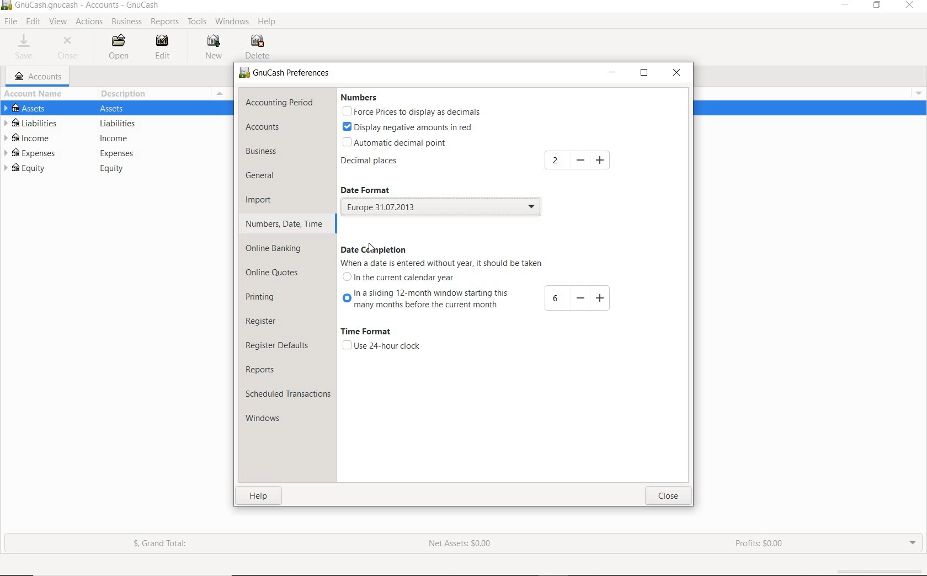 This screenshot has height=576, width=927. What do you see at coordinates (114, 170) in the screenshot?
I see `EQUITY` at bounding box center [114, 170].